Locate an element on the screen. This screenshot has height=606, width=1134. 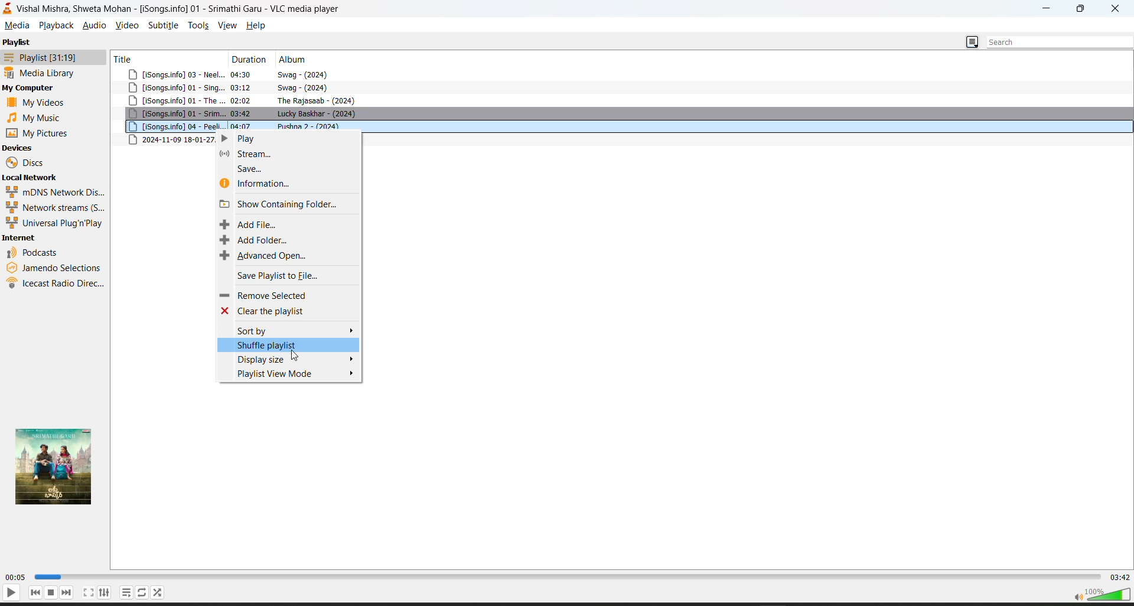
04:07 is located at coordinates (239, 126).